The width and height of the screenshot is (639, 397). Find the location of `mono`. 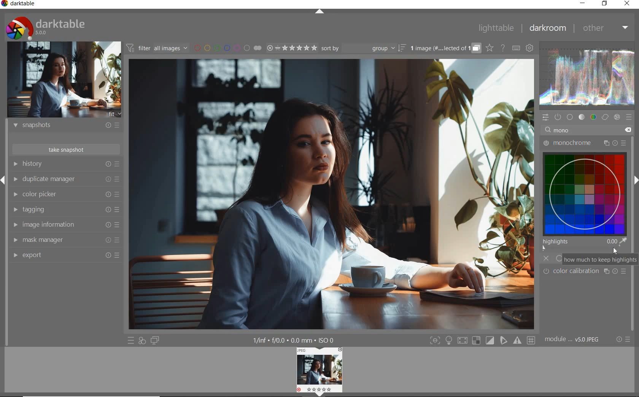

mono is located at coordinates (588, 129).